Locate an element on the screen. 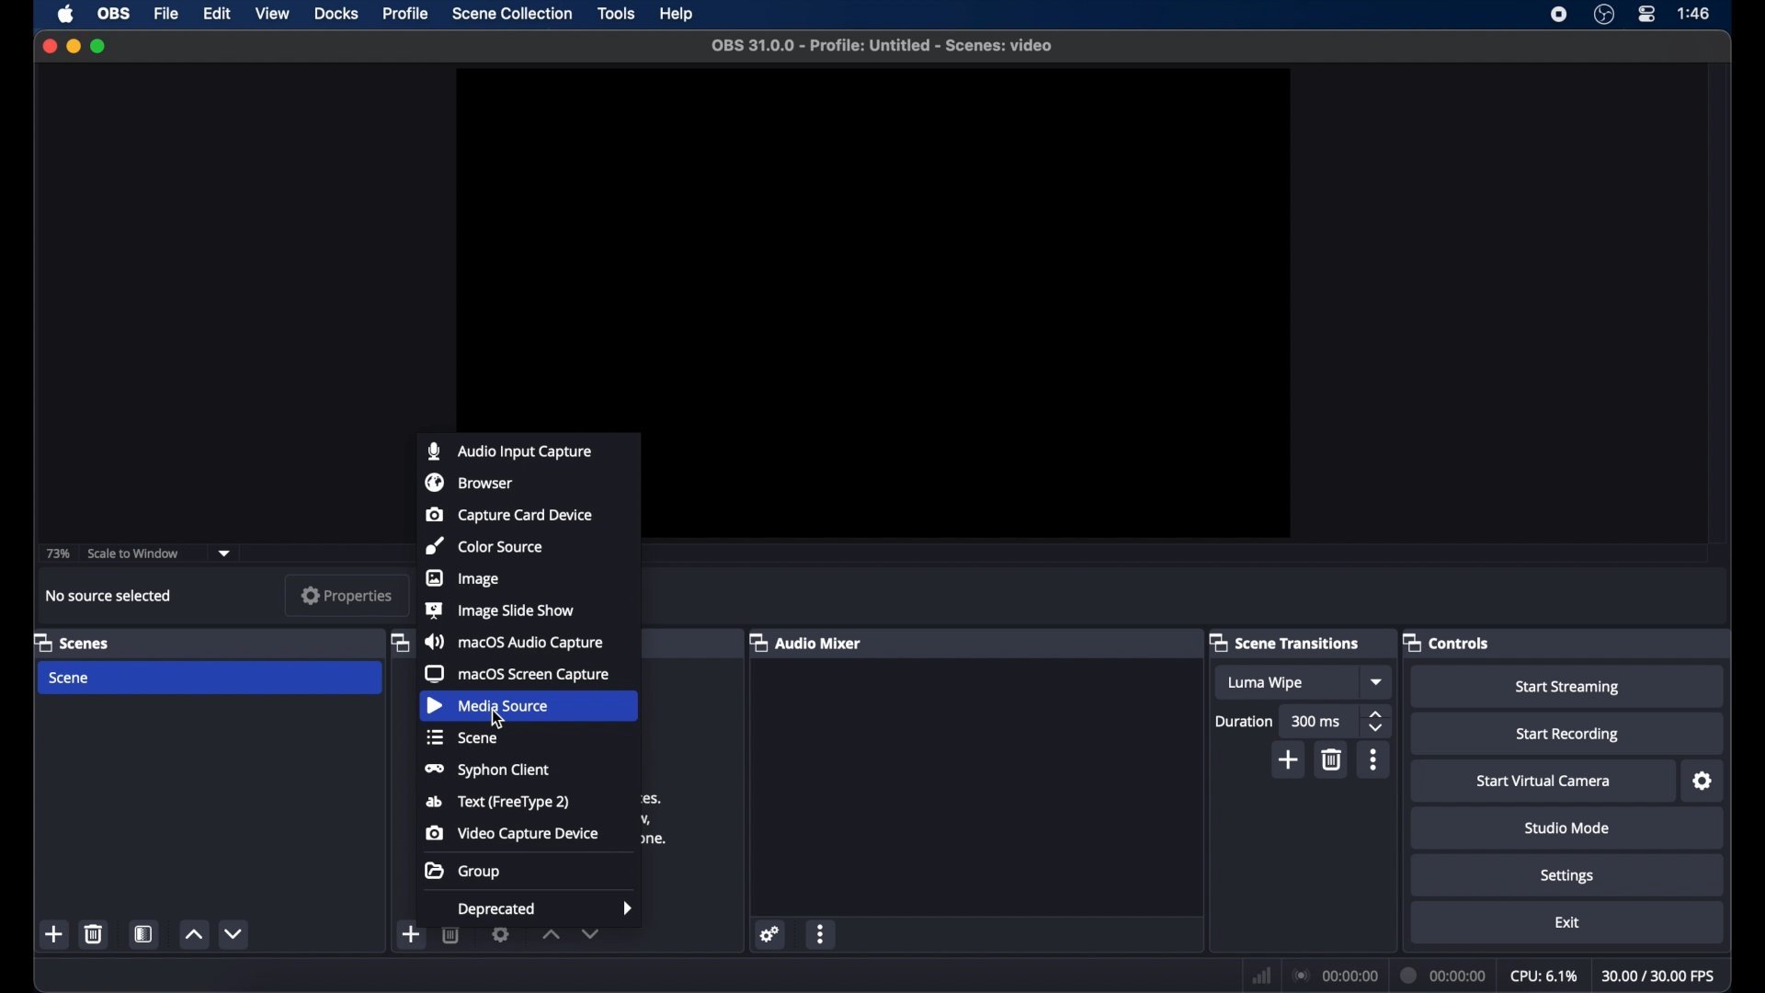 This screenshot has width=1765, height=993. view is located at coordinates (272, 12).